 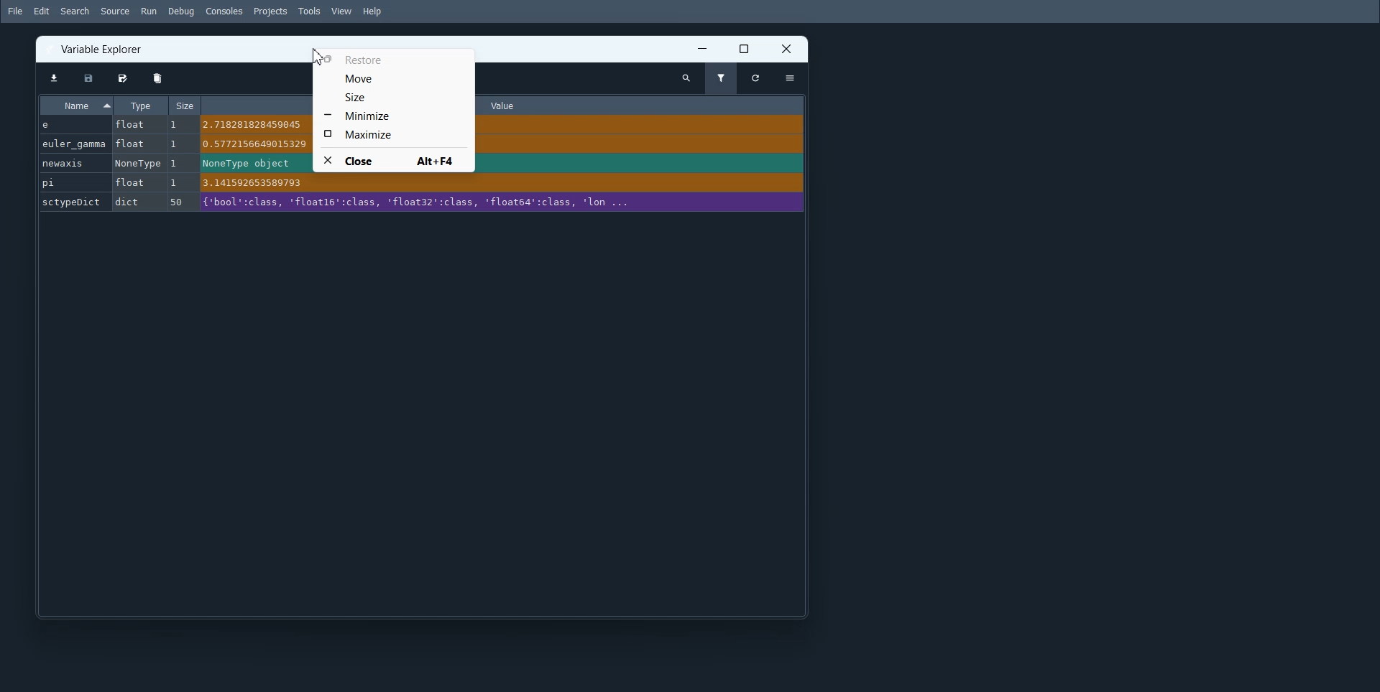 What do you see at coordinates (341, 11) in the screenshot?
I see `View` at bounding box center [341, 11].